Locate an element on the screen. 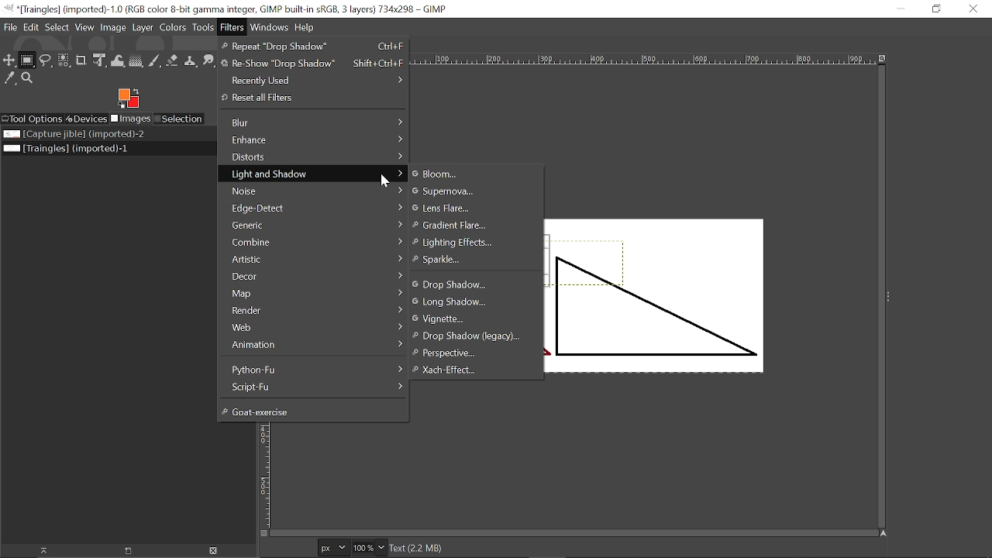  Cursor is located at coordinates (384, 182).